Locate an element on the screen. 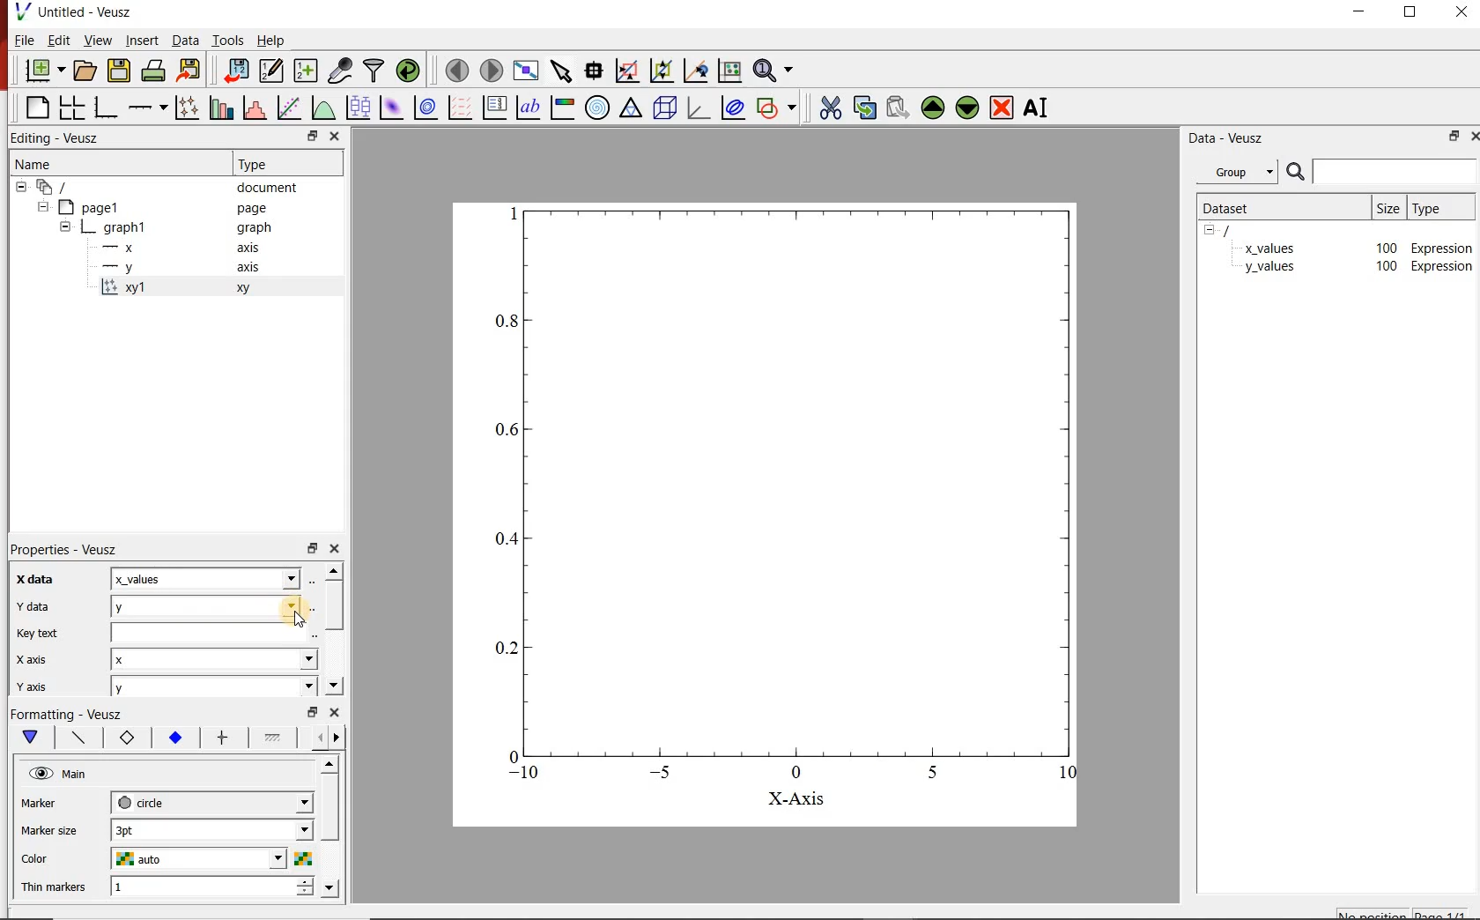 The image size is (1480, 920). veusz logo is located at coordinates (17, 11).